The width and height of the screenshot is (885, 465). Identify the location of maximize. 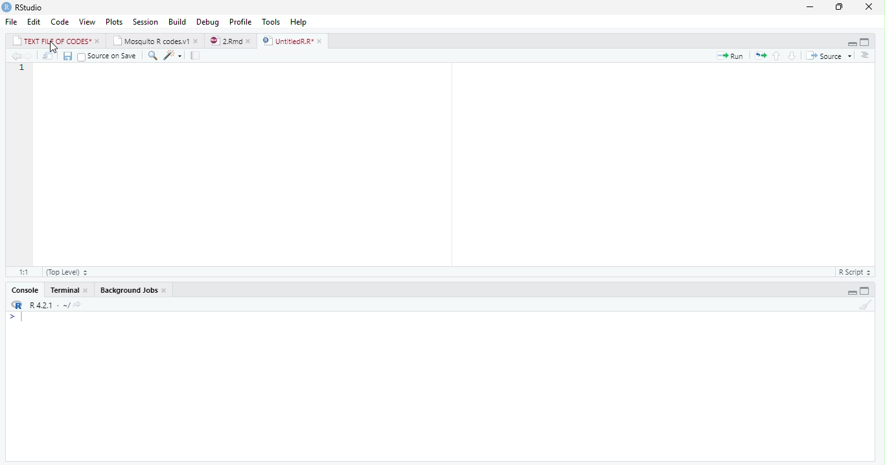
(864, 291).